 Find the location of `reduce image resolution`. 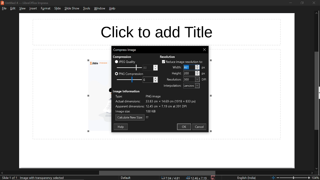

reduce image resolution is located at coordinates (185, 62).